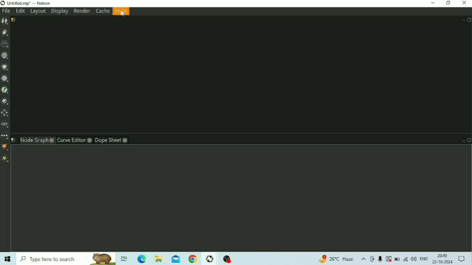  What do you see at coordinates (414, 259) in the screenshot?
I see `Speakers` at bounding box center [414, 259].